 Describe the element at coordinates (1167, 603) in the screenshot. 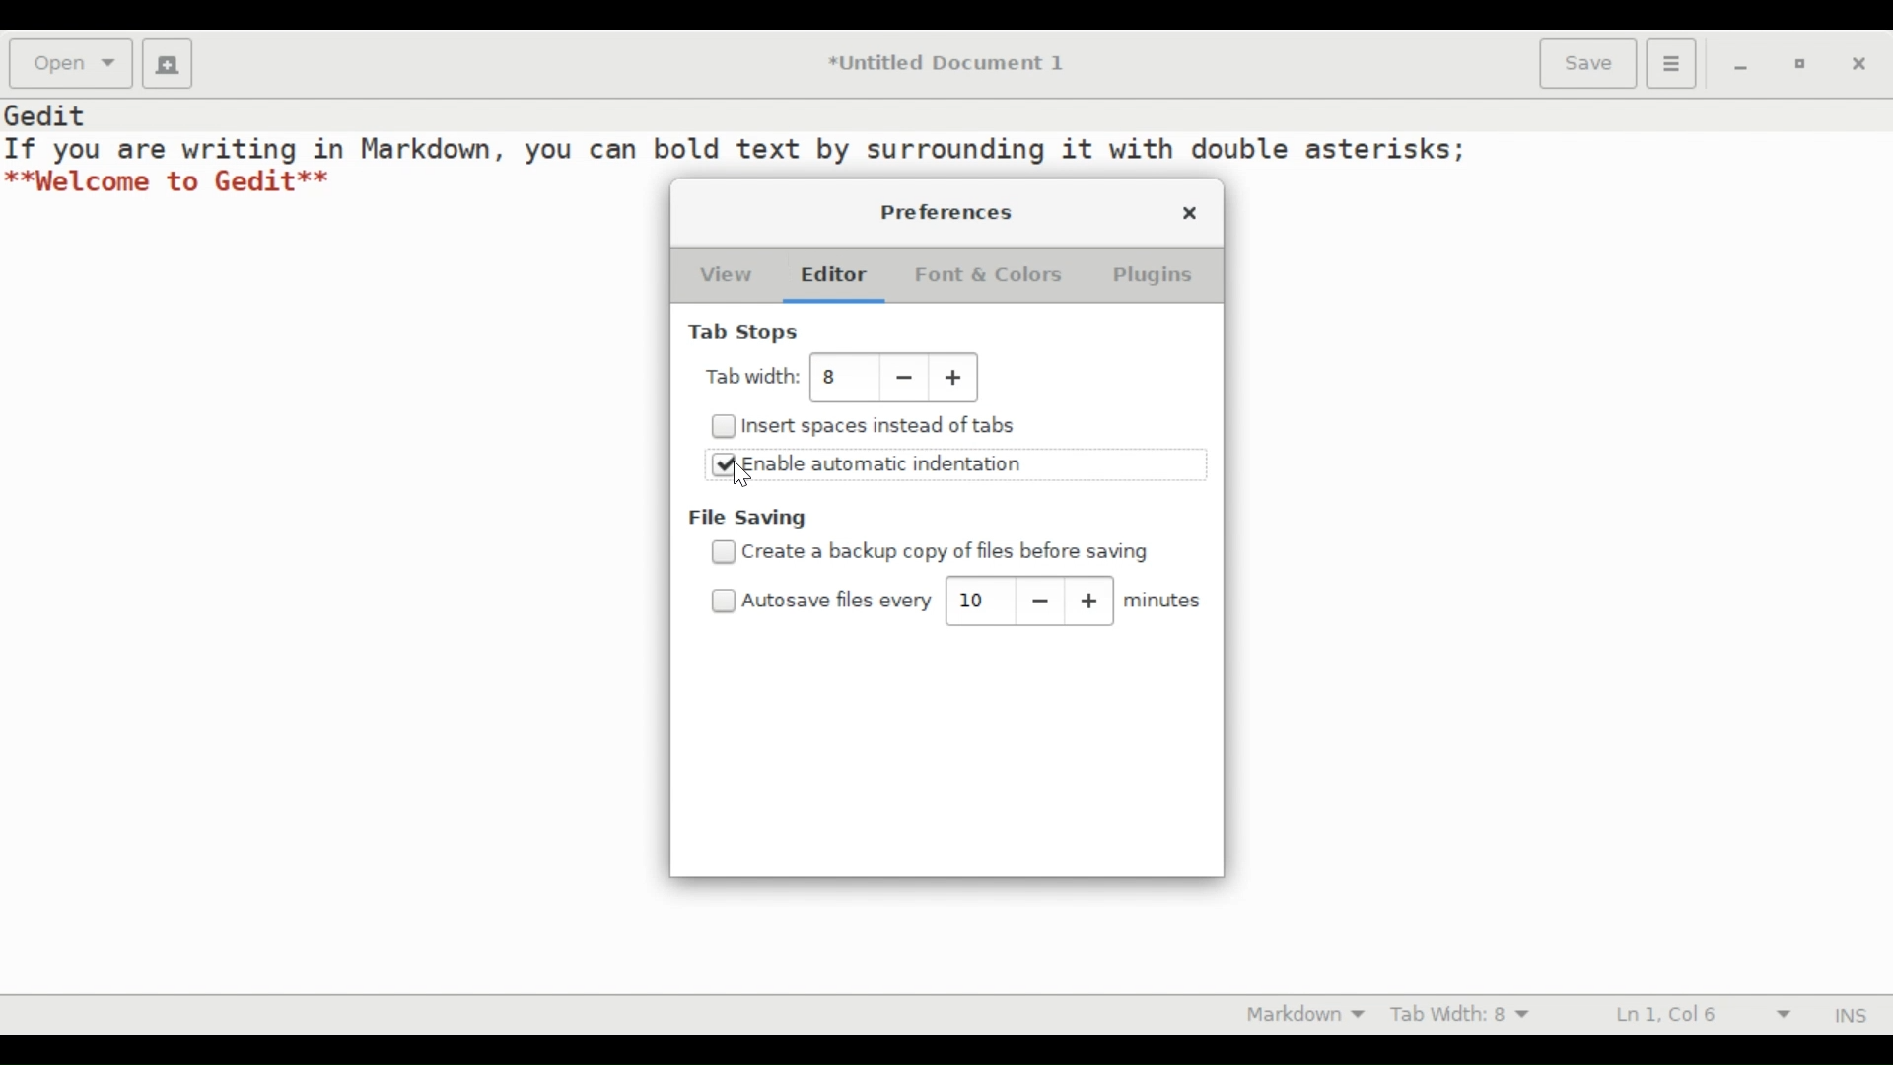

I see ` minutes` at that location.